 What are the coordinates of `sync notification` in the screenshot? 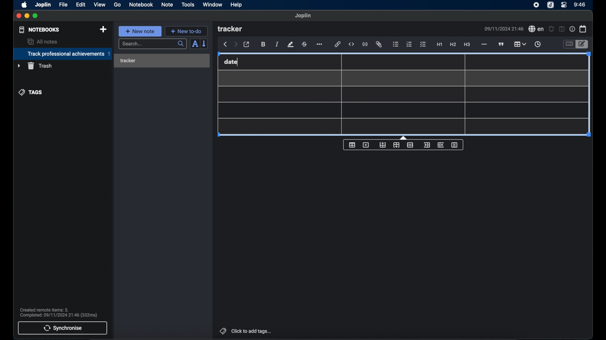 It's located at (58, 313).